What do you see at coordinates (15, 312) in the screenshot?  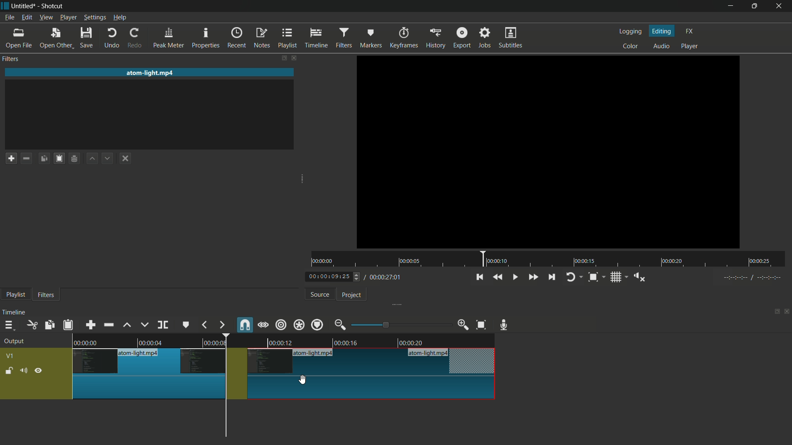 I see `timeline` at bounding box center [15, 312].